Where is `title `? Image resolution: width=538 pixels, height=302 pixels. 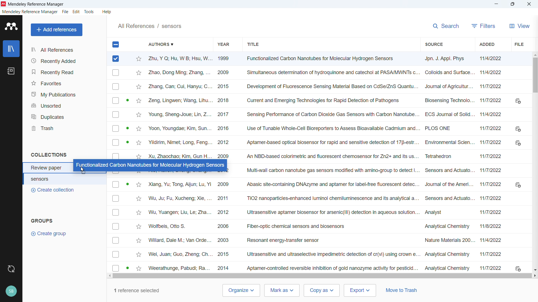 title  is located at coordinates (36, 4).